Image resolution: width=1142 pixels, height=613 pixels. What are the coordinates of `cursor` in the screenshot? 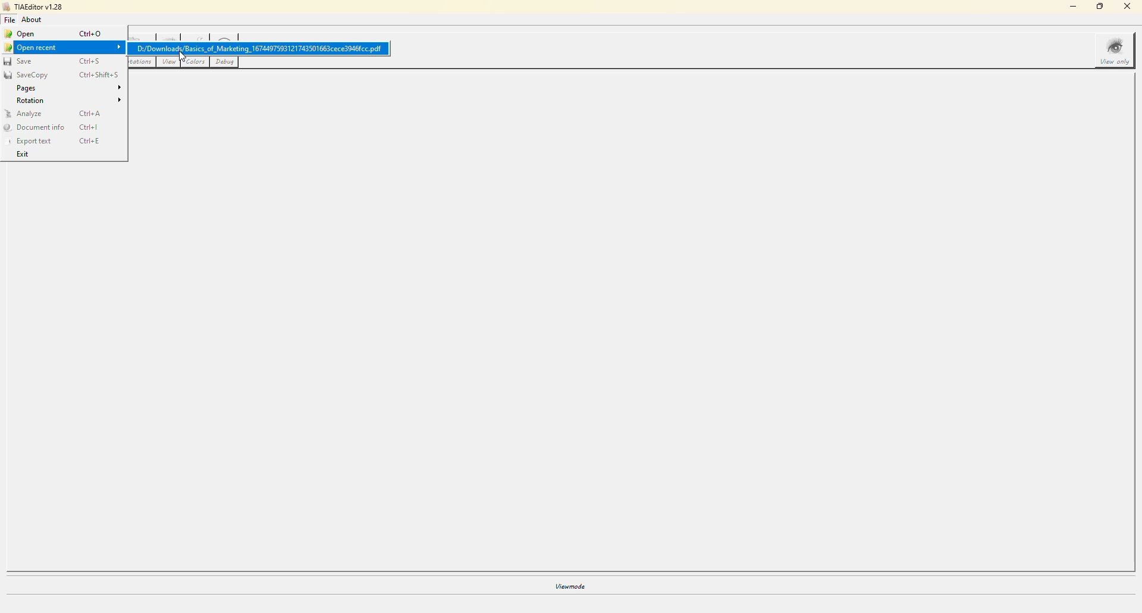 It's located at (184, 57).